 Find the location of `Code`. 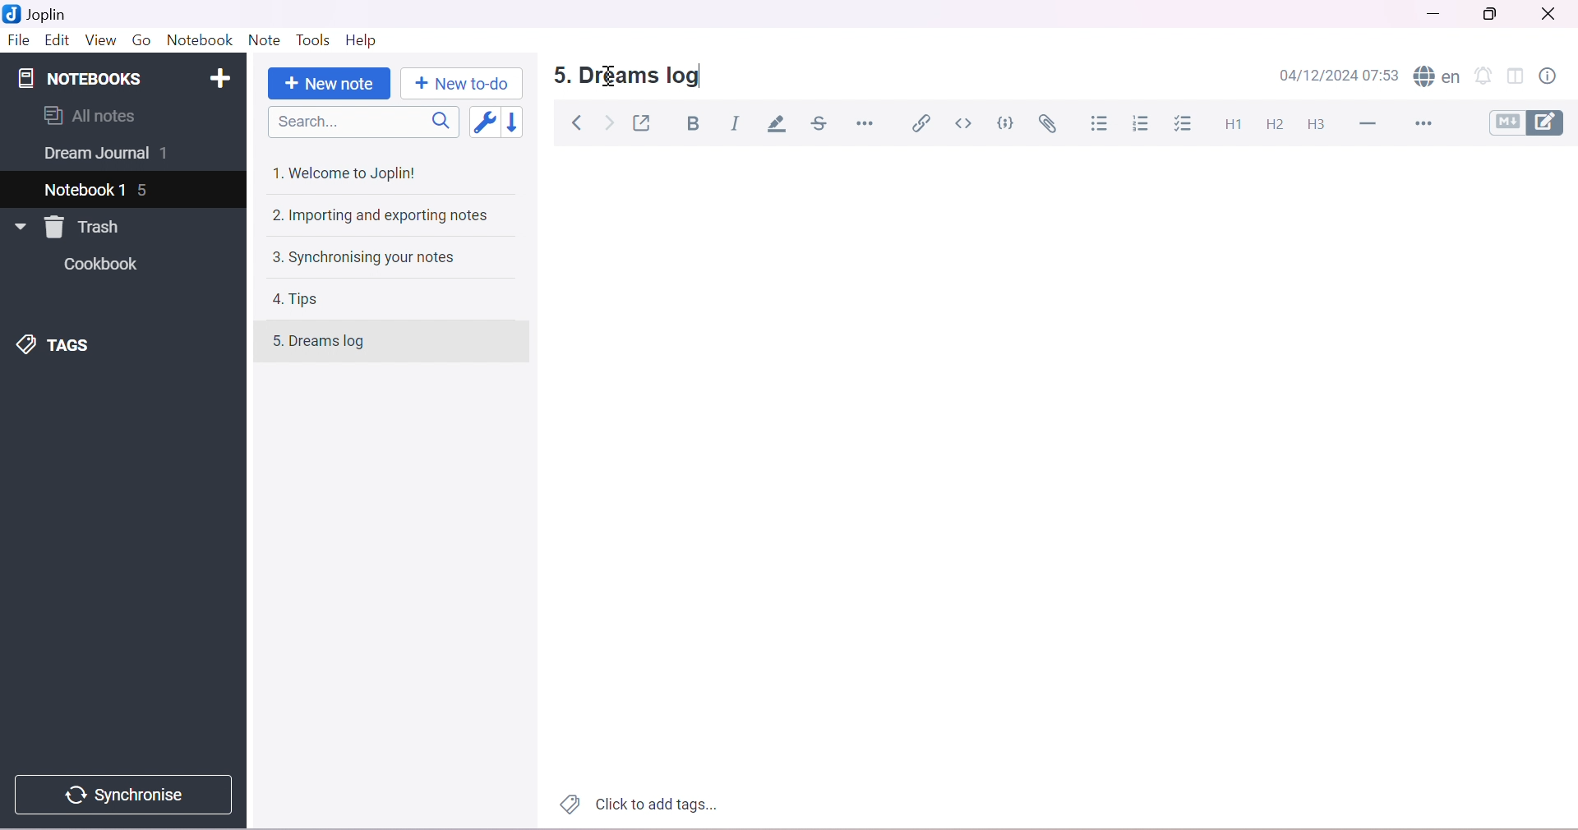

Code is located at coordinates (1008, 122).